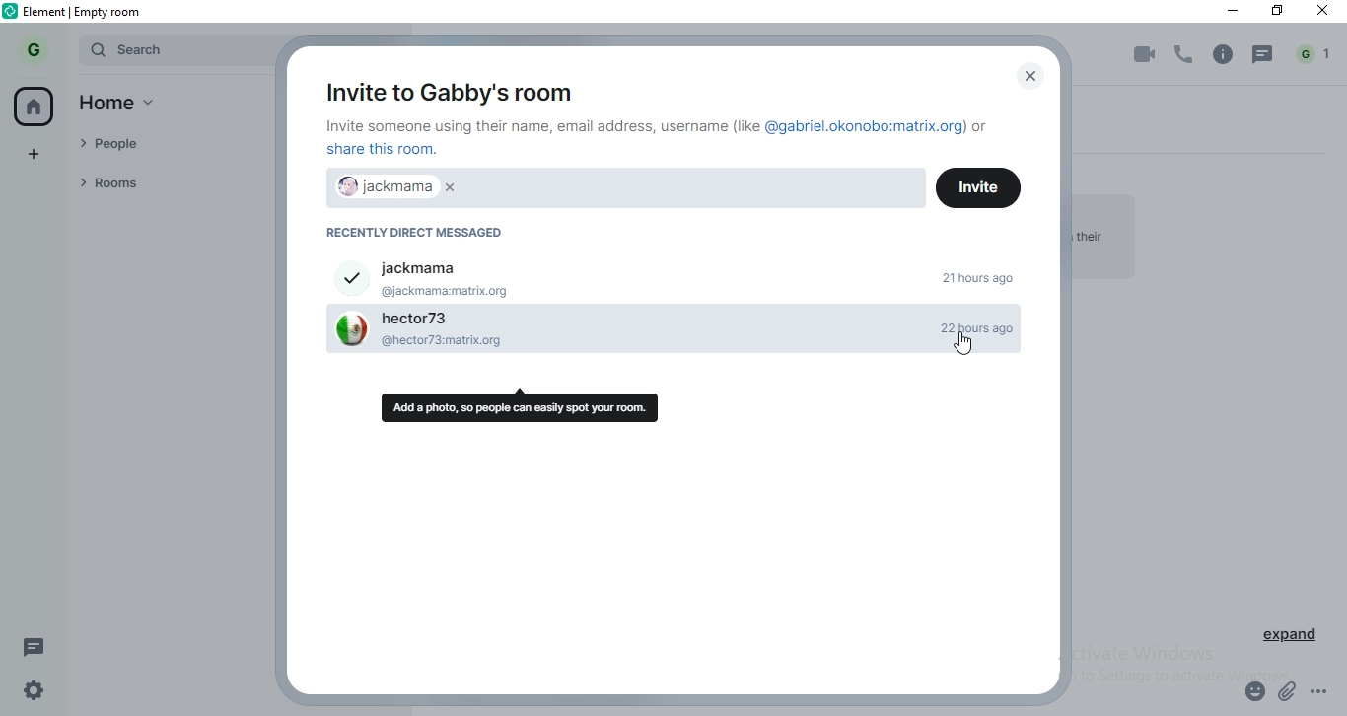 Image resolution: width=1347 pixels, height=716 pixels. Describe the element at coordinates (127, 106) in the screenshot. I see `home` at that location.